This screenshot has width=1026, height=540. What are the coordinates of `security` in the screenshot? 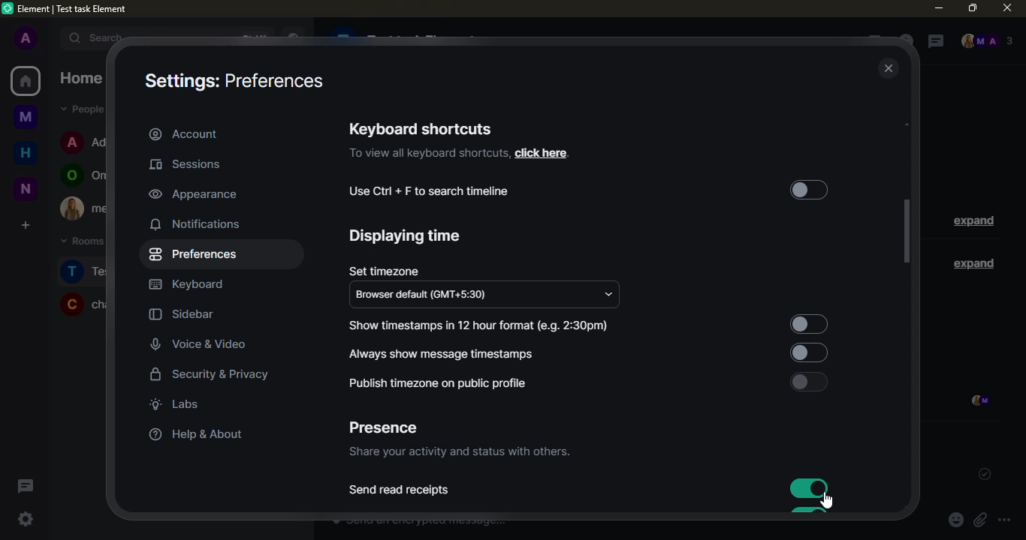 It's located at (210, 376).